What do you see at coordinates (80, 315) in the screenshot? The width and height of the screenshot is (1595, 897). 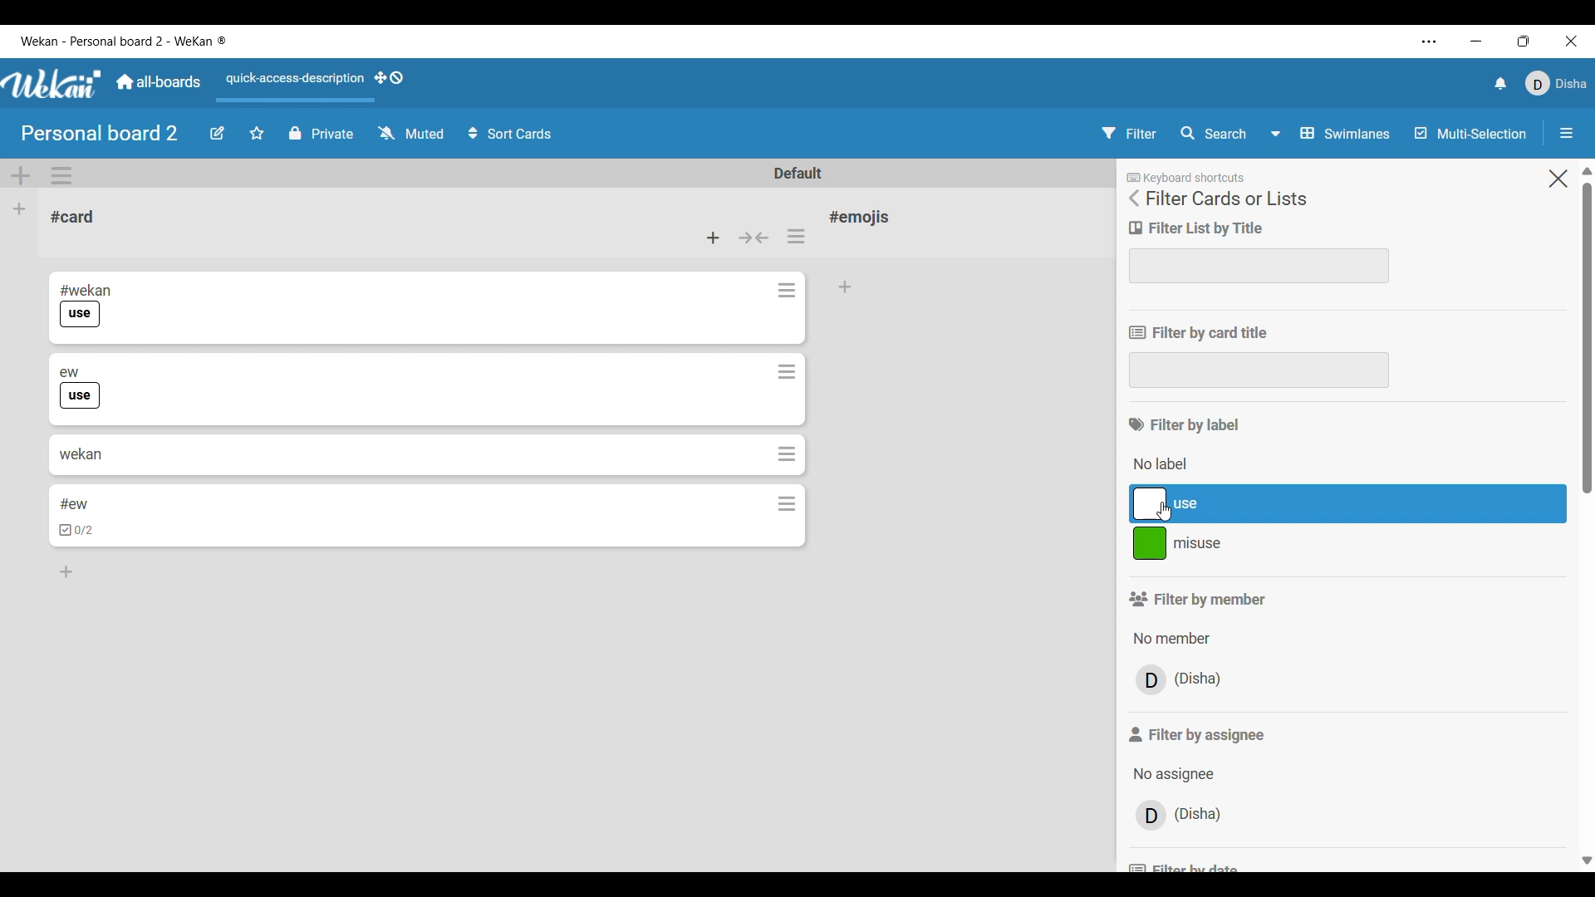 I see `use` at bounding box center [80, 315].